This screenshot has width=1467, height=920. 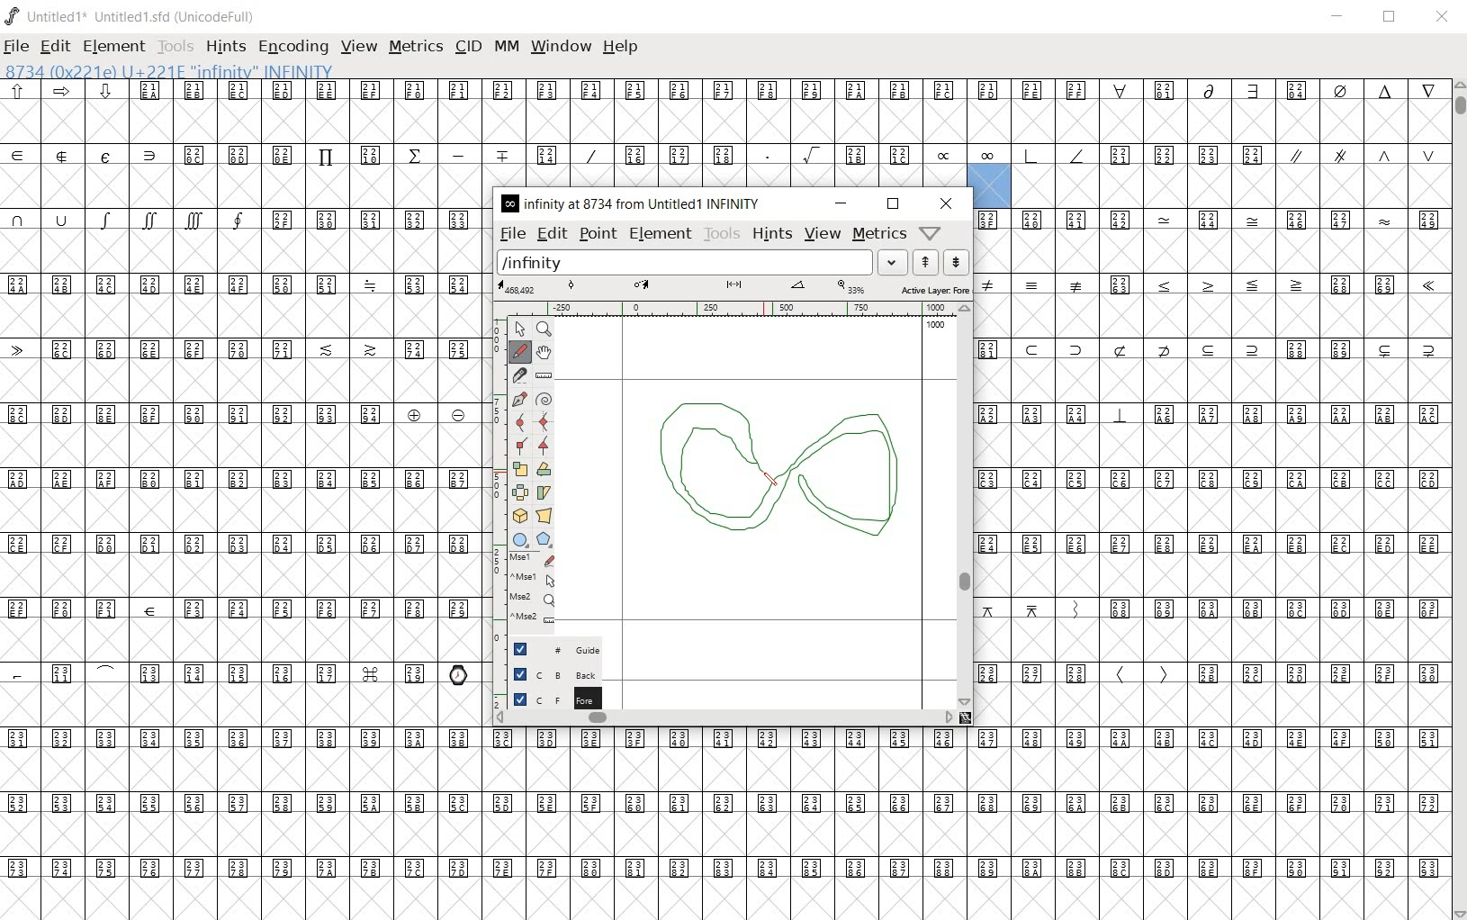 What do you see at coordinates (245, 546) in the screenshot?
I see `Unicode code points` at bounding box center [245, 546].